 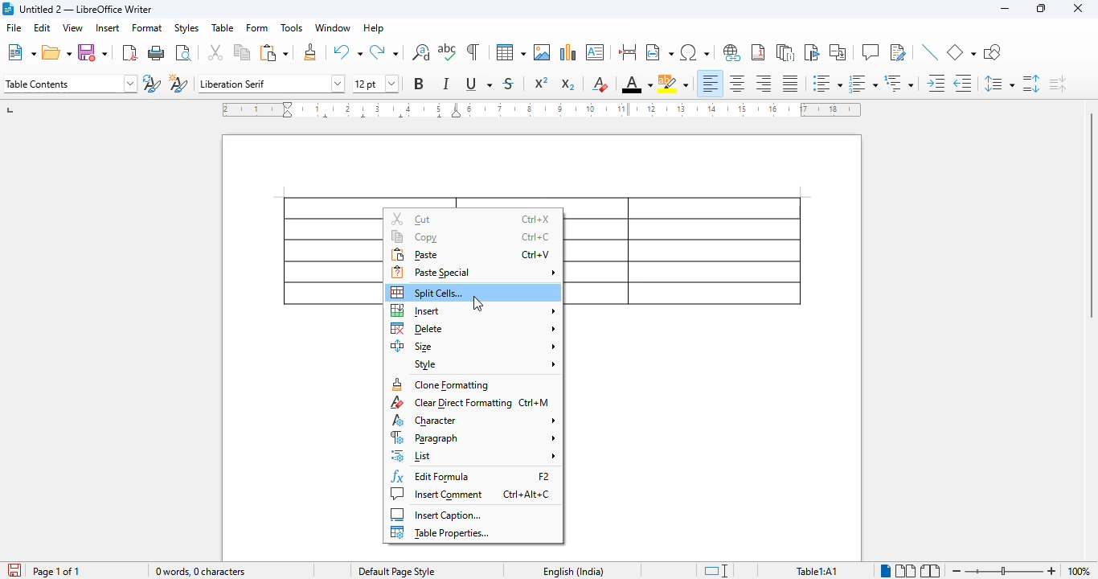 What do you see at coordinates (474, 328) in the screenshot?
I see `delete` at bounding box center [474, 328].